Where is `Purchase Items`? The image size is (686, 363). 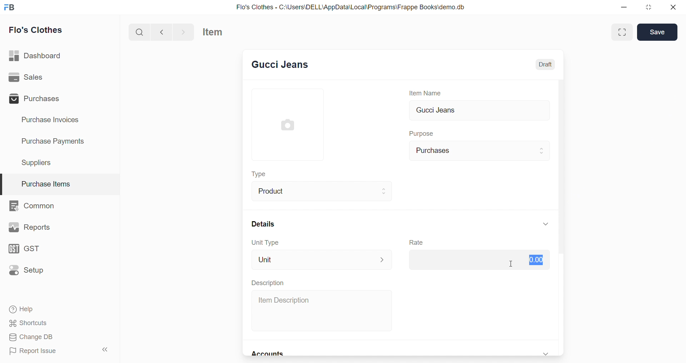 Purchase Items is located at coordinates (60, 182).